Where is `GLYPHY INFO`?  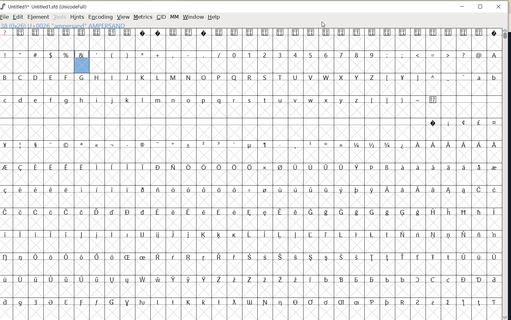 GLYPHY INFO is located at coordinates (63, 26).